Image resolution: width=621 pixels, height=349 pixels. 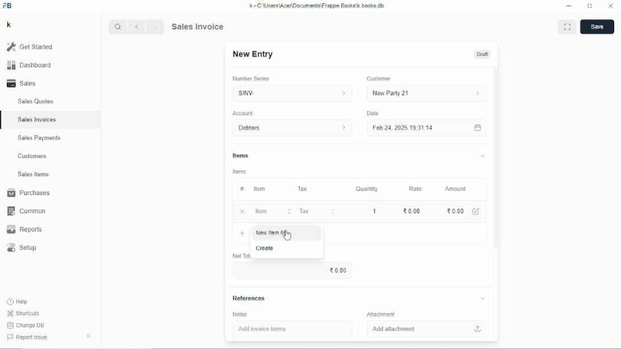 I want to click on Sales invoices, so click(x=36, y=119).